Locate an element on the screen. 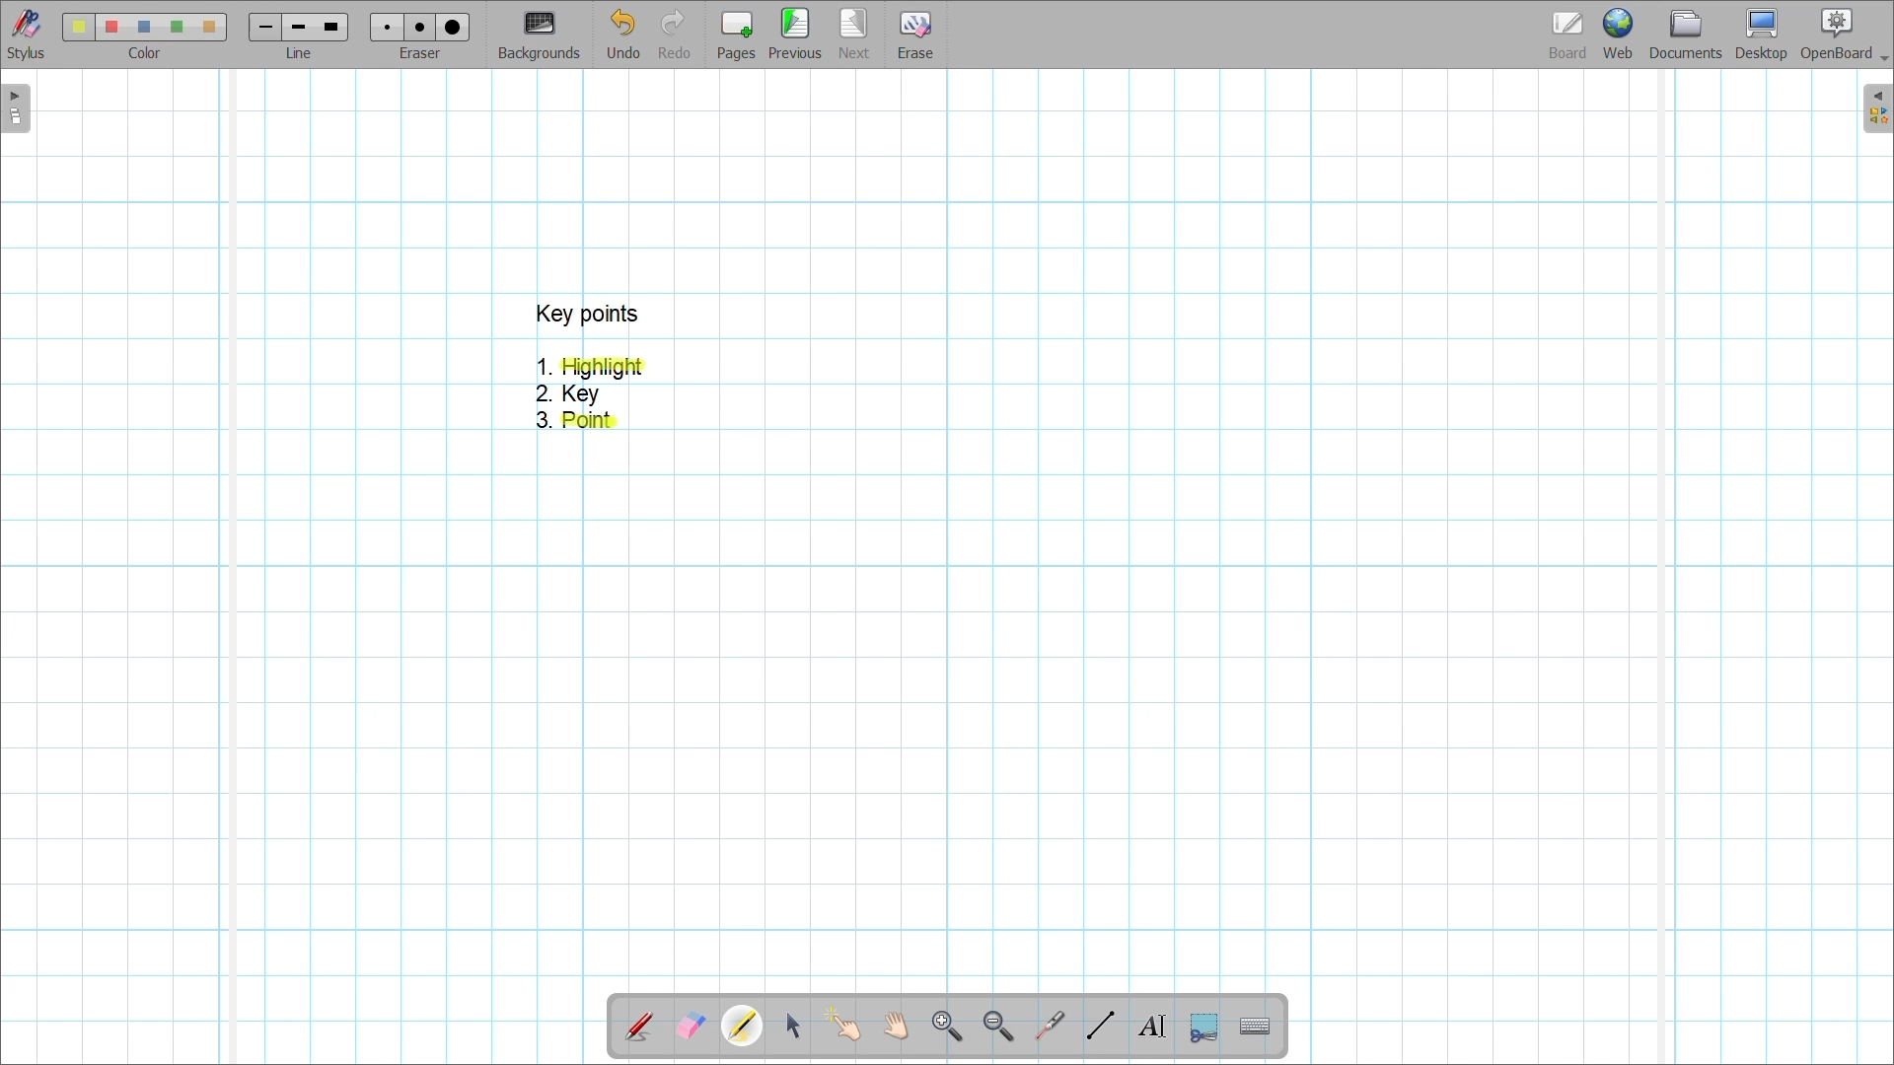 This screenshot has height=1065, width=1894. color 2 is located at coordinates (110, 28).